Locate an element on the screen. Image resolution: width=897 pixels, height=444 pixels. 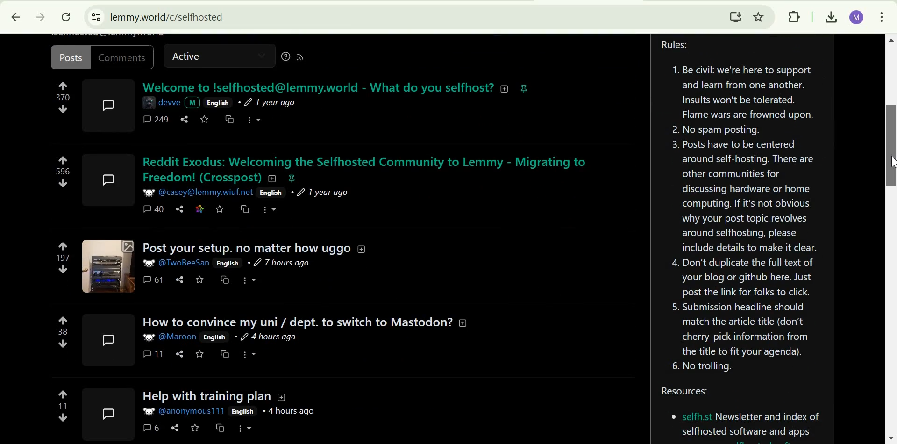
cross post is located at coordinates (229, 119).